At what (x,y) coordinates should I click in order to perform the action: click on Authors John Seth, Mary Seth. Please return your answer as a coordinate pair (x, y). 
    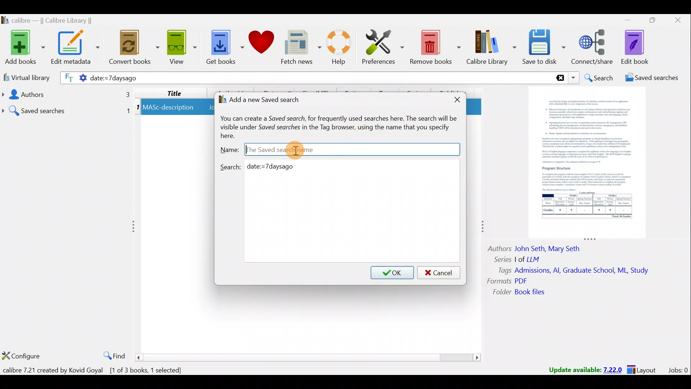
    Looking at the image, I should click on (540, 247).